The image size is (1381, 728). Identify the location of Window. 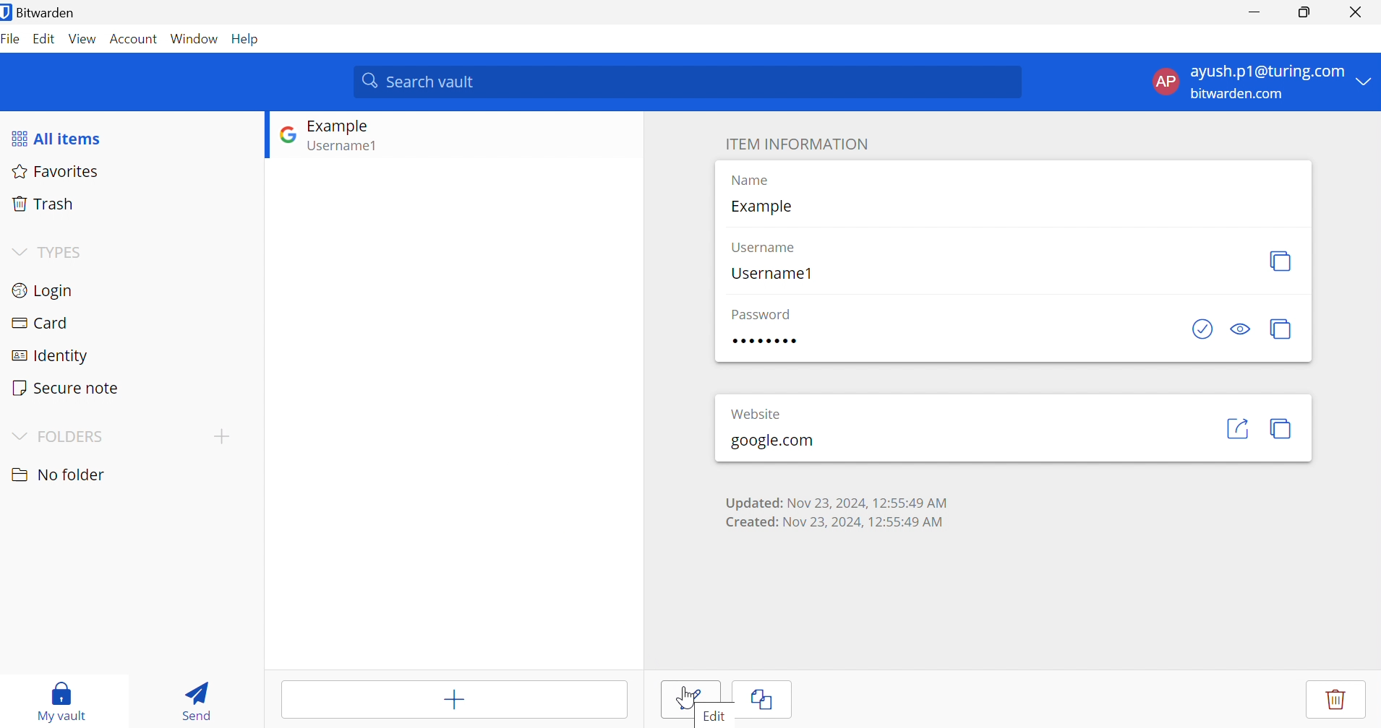
(194, 38).